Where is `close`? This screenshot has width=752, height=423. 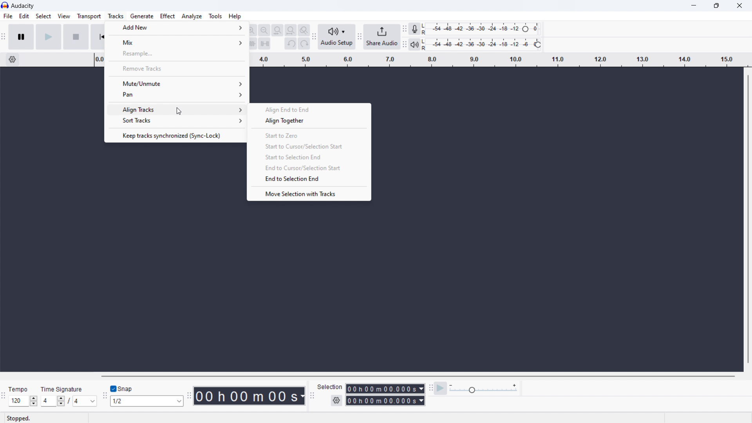
close is located at coordinates (738, 7).